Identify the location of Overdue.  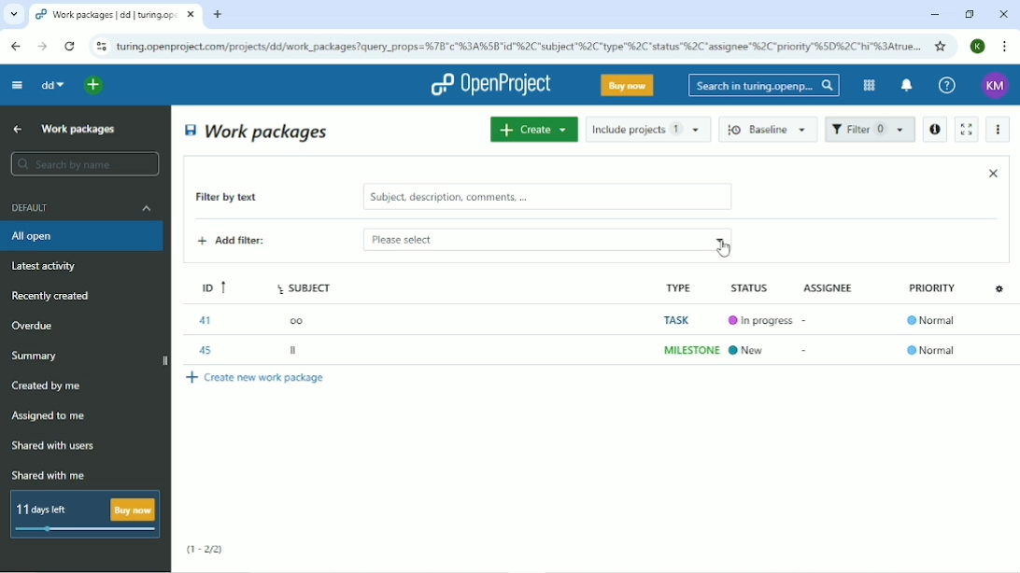
(35, 327).